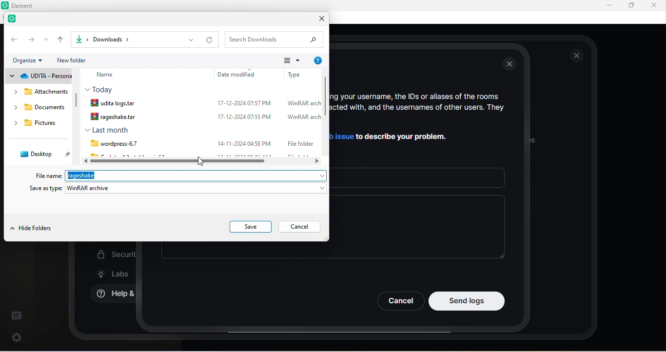 The height and width of the screenshot is (352, 666). What do you see at coordinates (317, 61) in the screenshot?
I see `help` at bounding box center [317, 61].